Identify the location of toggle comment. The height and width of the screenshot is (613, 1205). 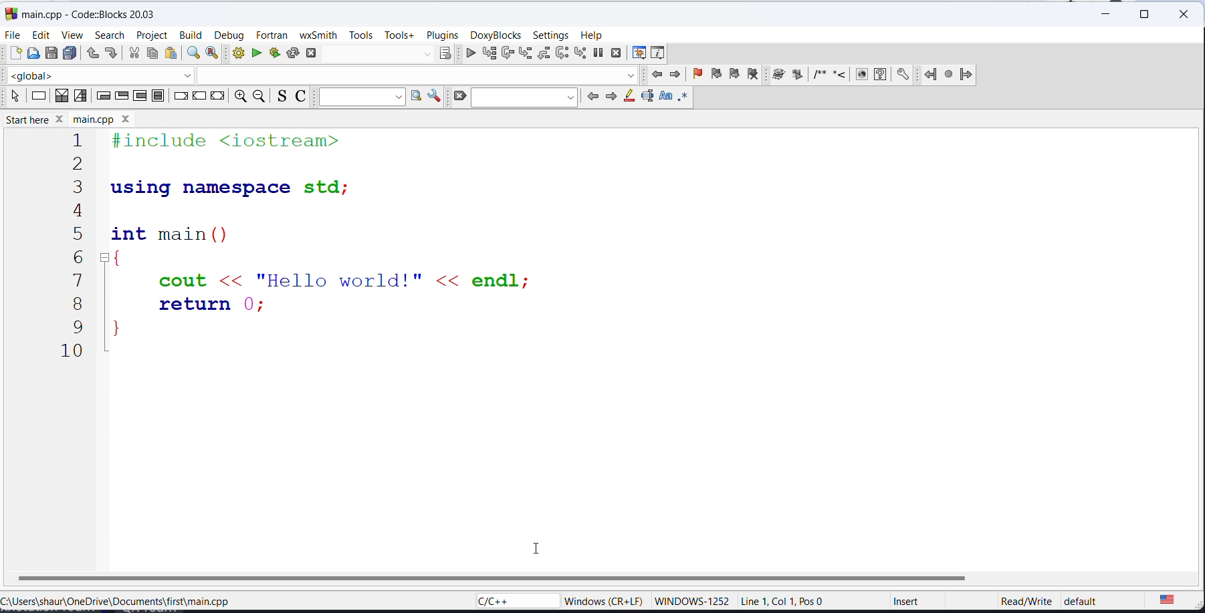
(300, 97).